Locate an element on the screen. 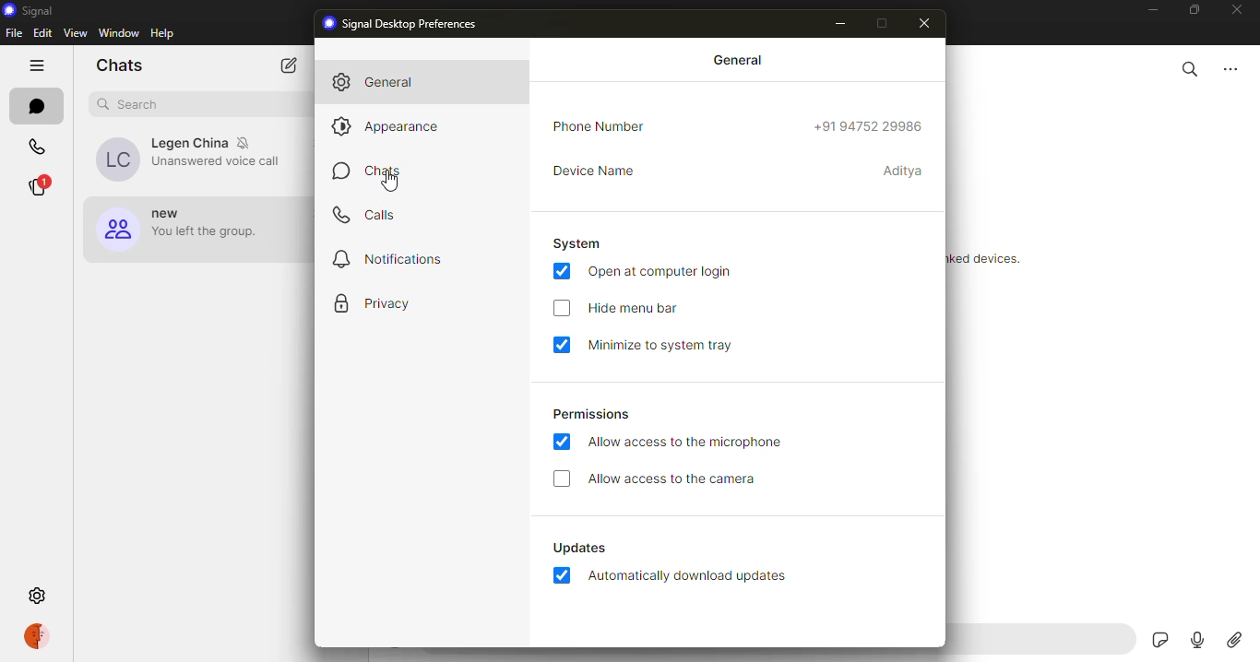 Image resolution: width=1260 pixels, height=662 pixels. hide menu bar is located at coordinates (631, 310).